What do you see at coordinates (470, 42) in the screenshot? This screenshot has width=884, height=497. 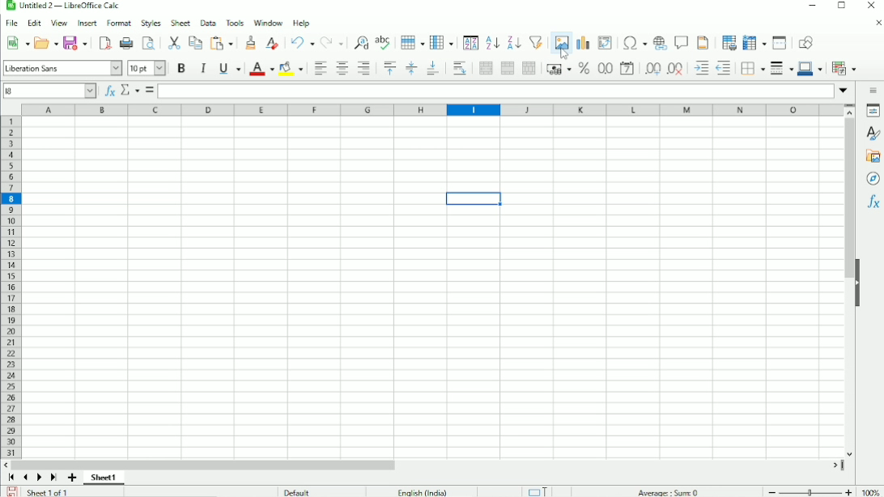 I see `Sort` at bounding box center [470, 42].